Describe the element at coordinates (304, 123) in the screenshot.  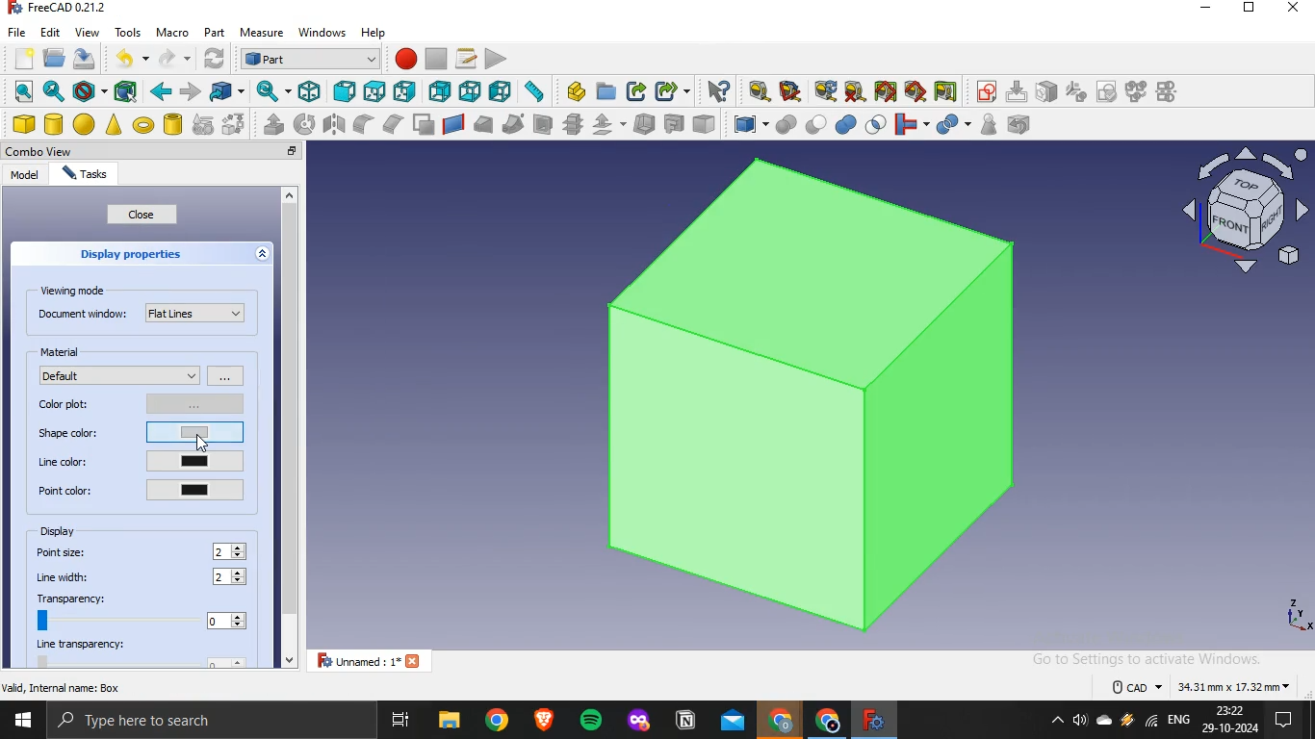
I see `revolve` at that location.